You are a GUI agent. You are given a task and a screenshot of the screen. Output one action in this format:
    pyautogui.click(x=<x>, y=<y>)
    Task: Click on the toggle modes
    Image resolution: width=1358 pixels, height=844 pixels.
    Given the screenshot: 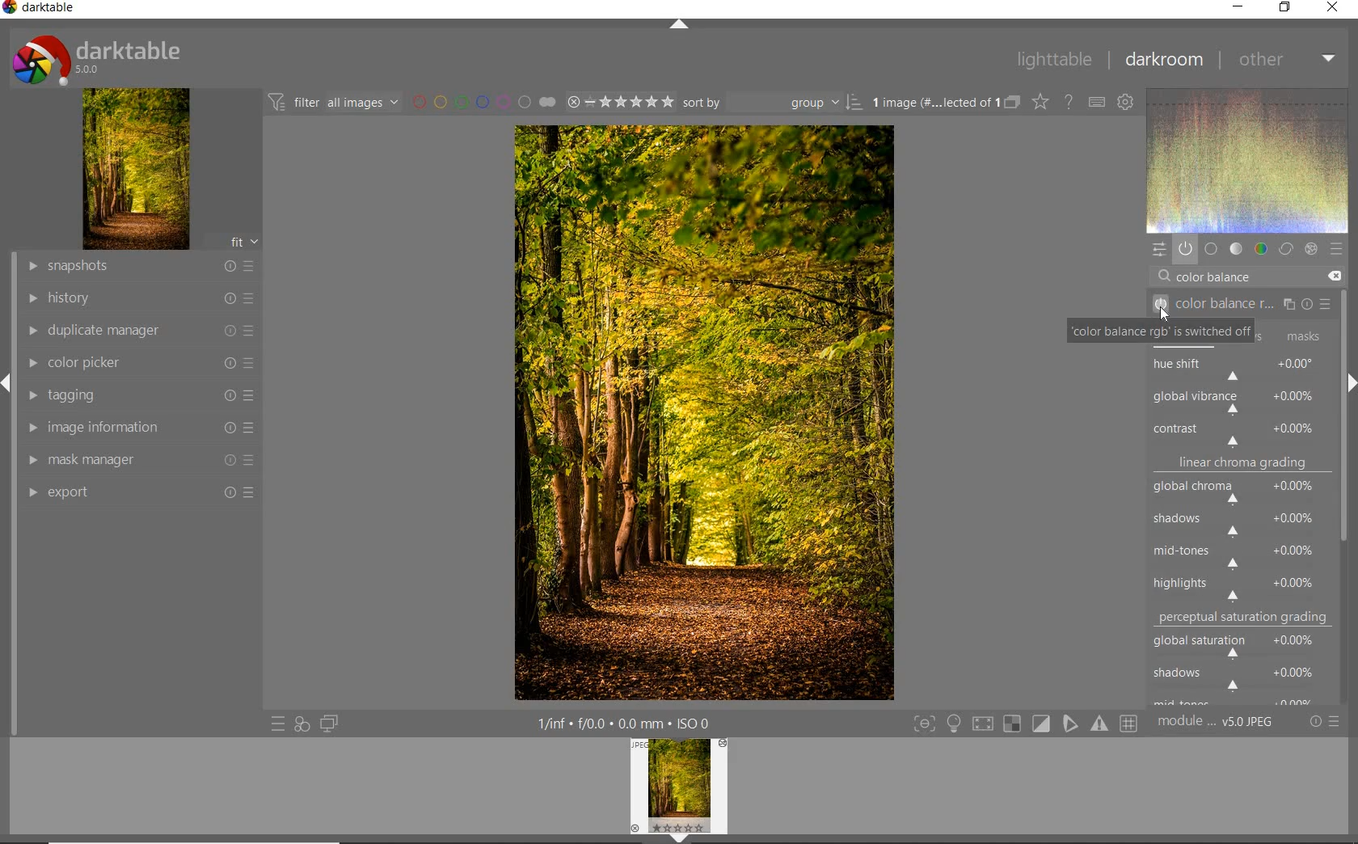 What is the action you would take?
    pyautogui.click(x=1022, y=724)
    